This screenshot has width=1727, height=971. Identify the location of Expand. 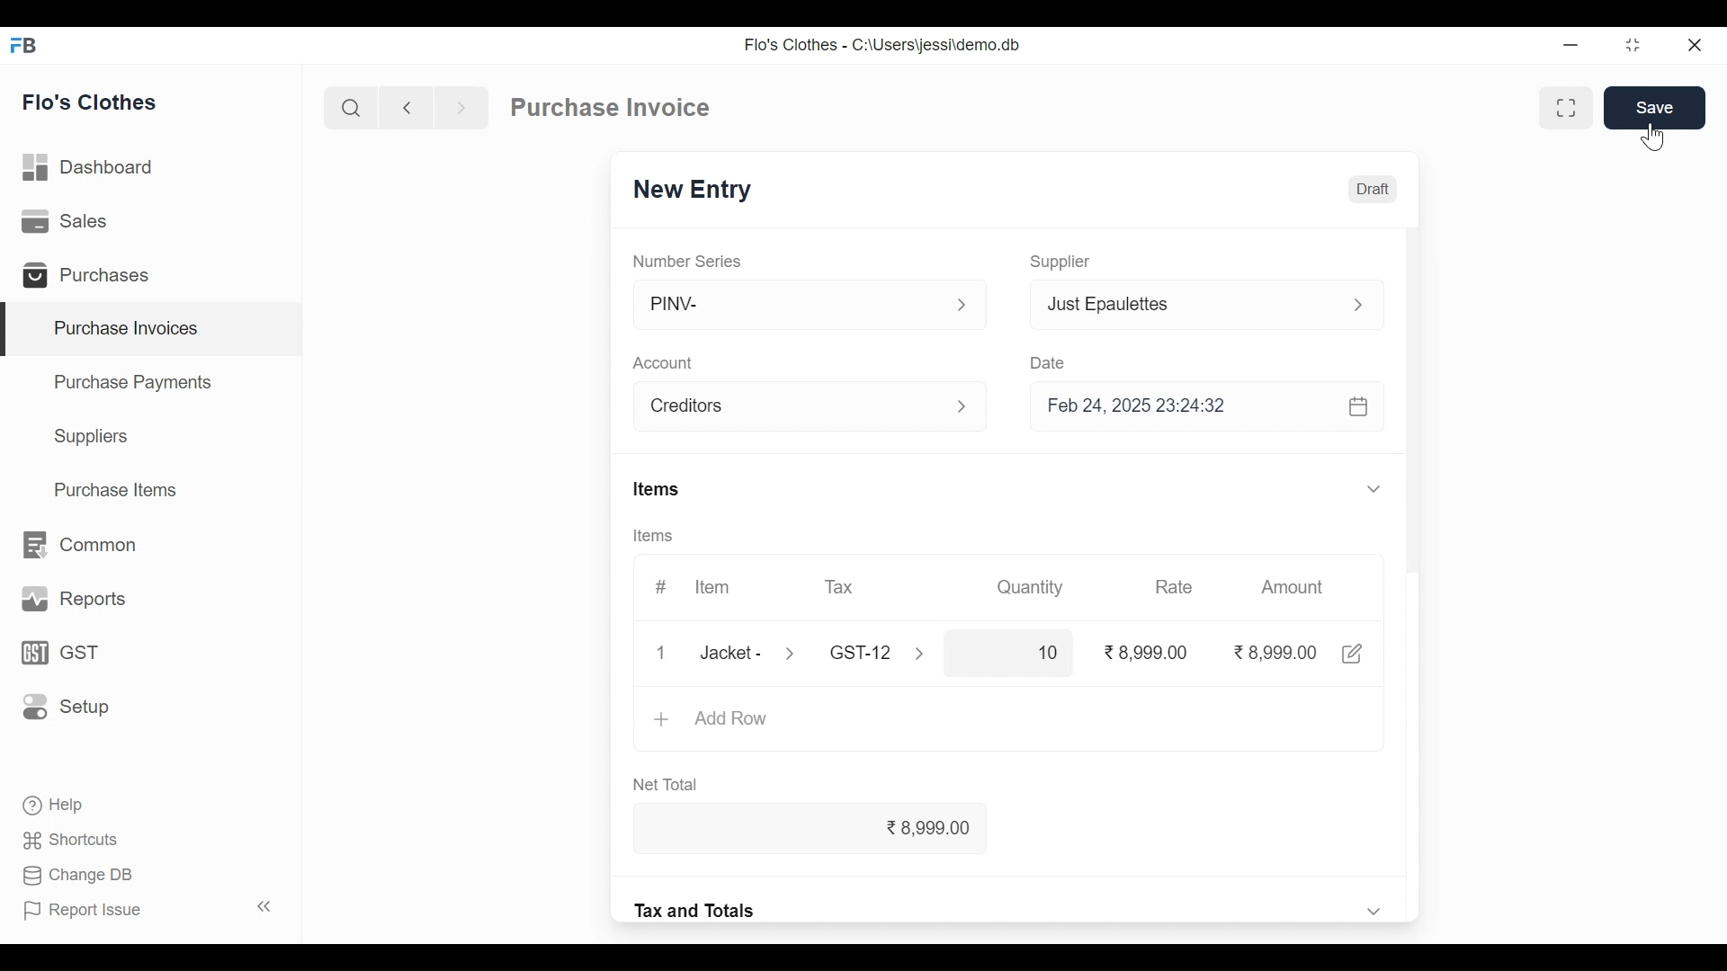
(969, 408).